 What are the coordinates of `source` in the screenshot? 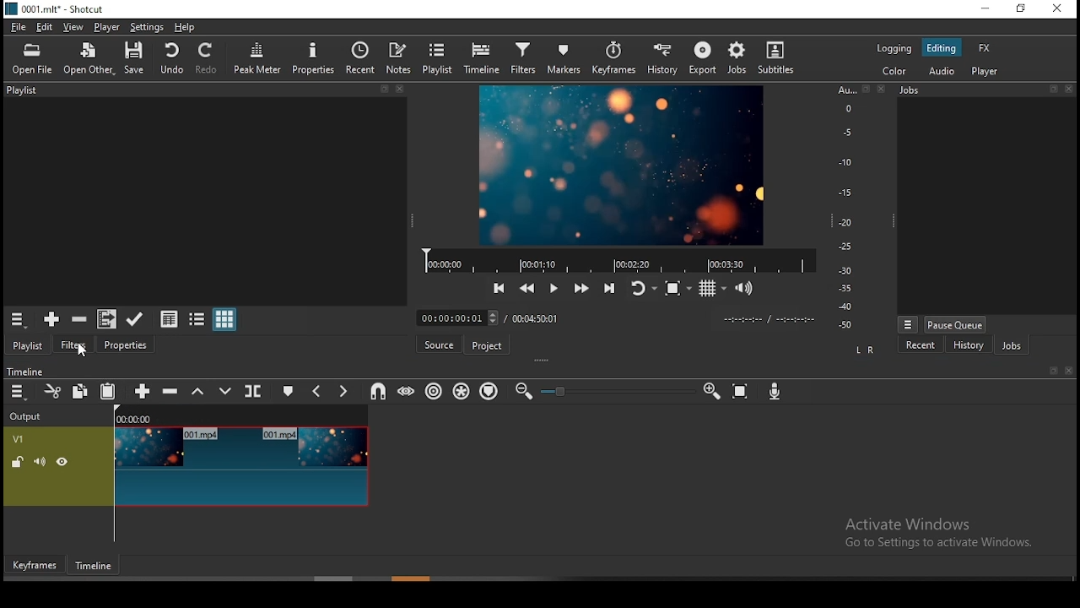 It's located at (438, 343).